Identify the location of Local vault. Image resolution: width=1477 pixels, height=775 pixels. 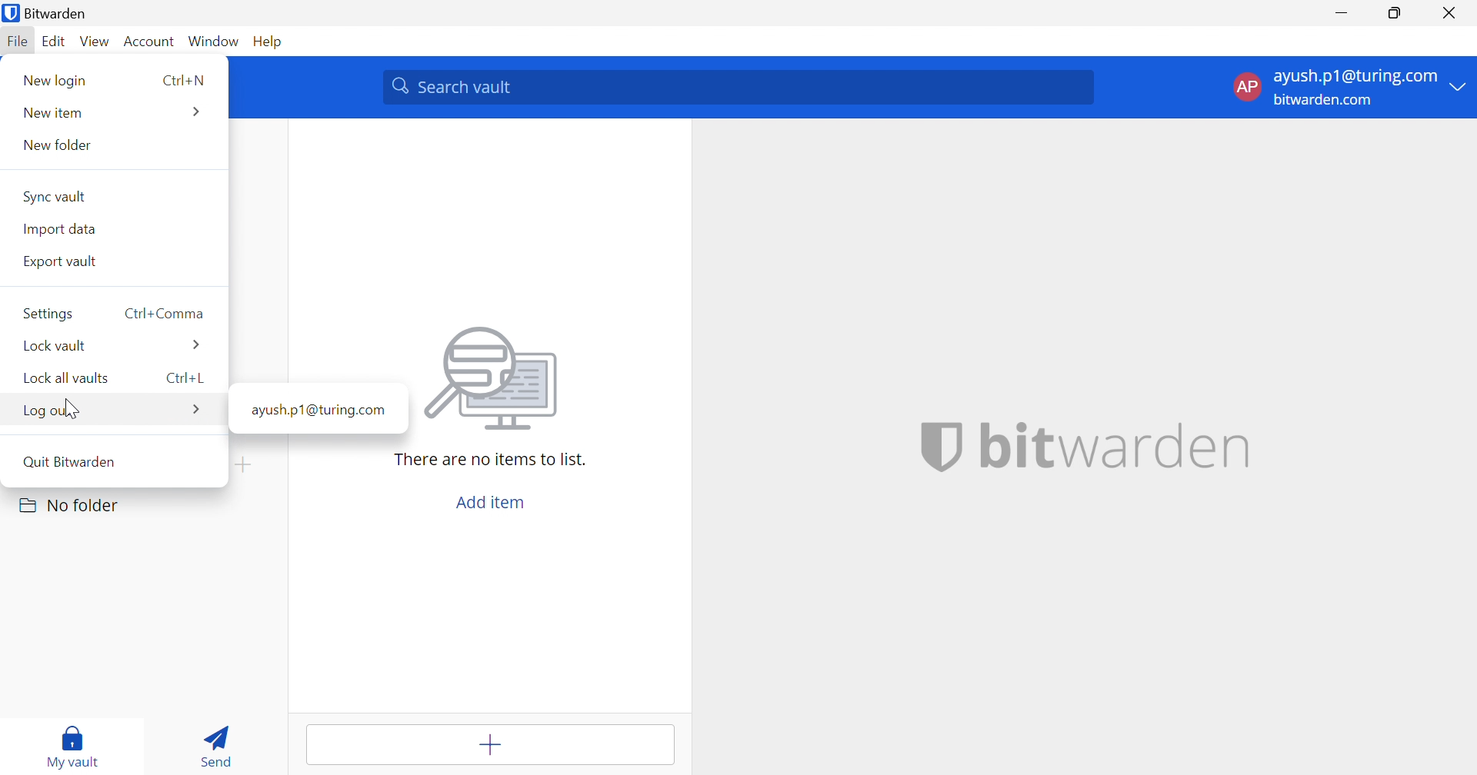
(63, 378).